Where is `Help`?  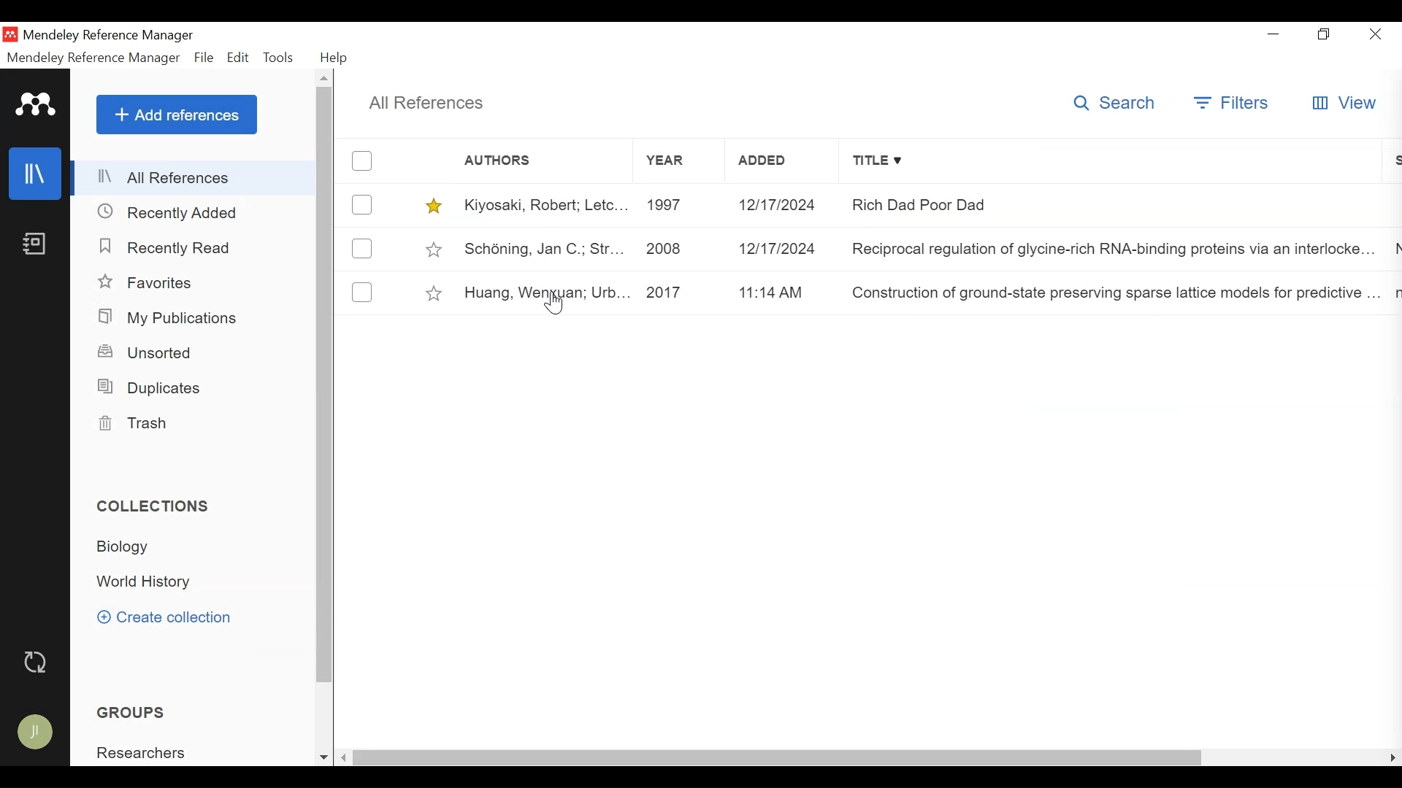
Help is located at coordinates (339, 58).